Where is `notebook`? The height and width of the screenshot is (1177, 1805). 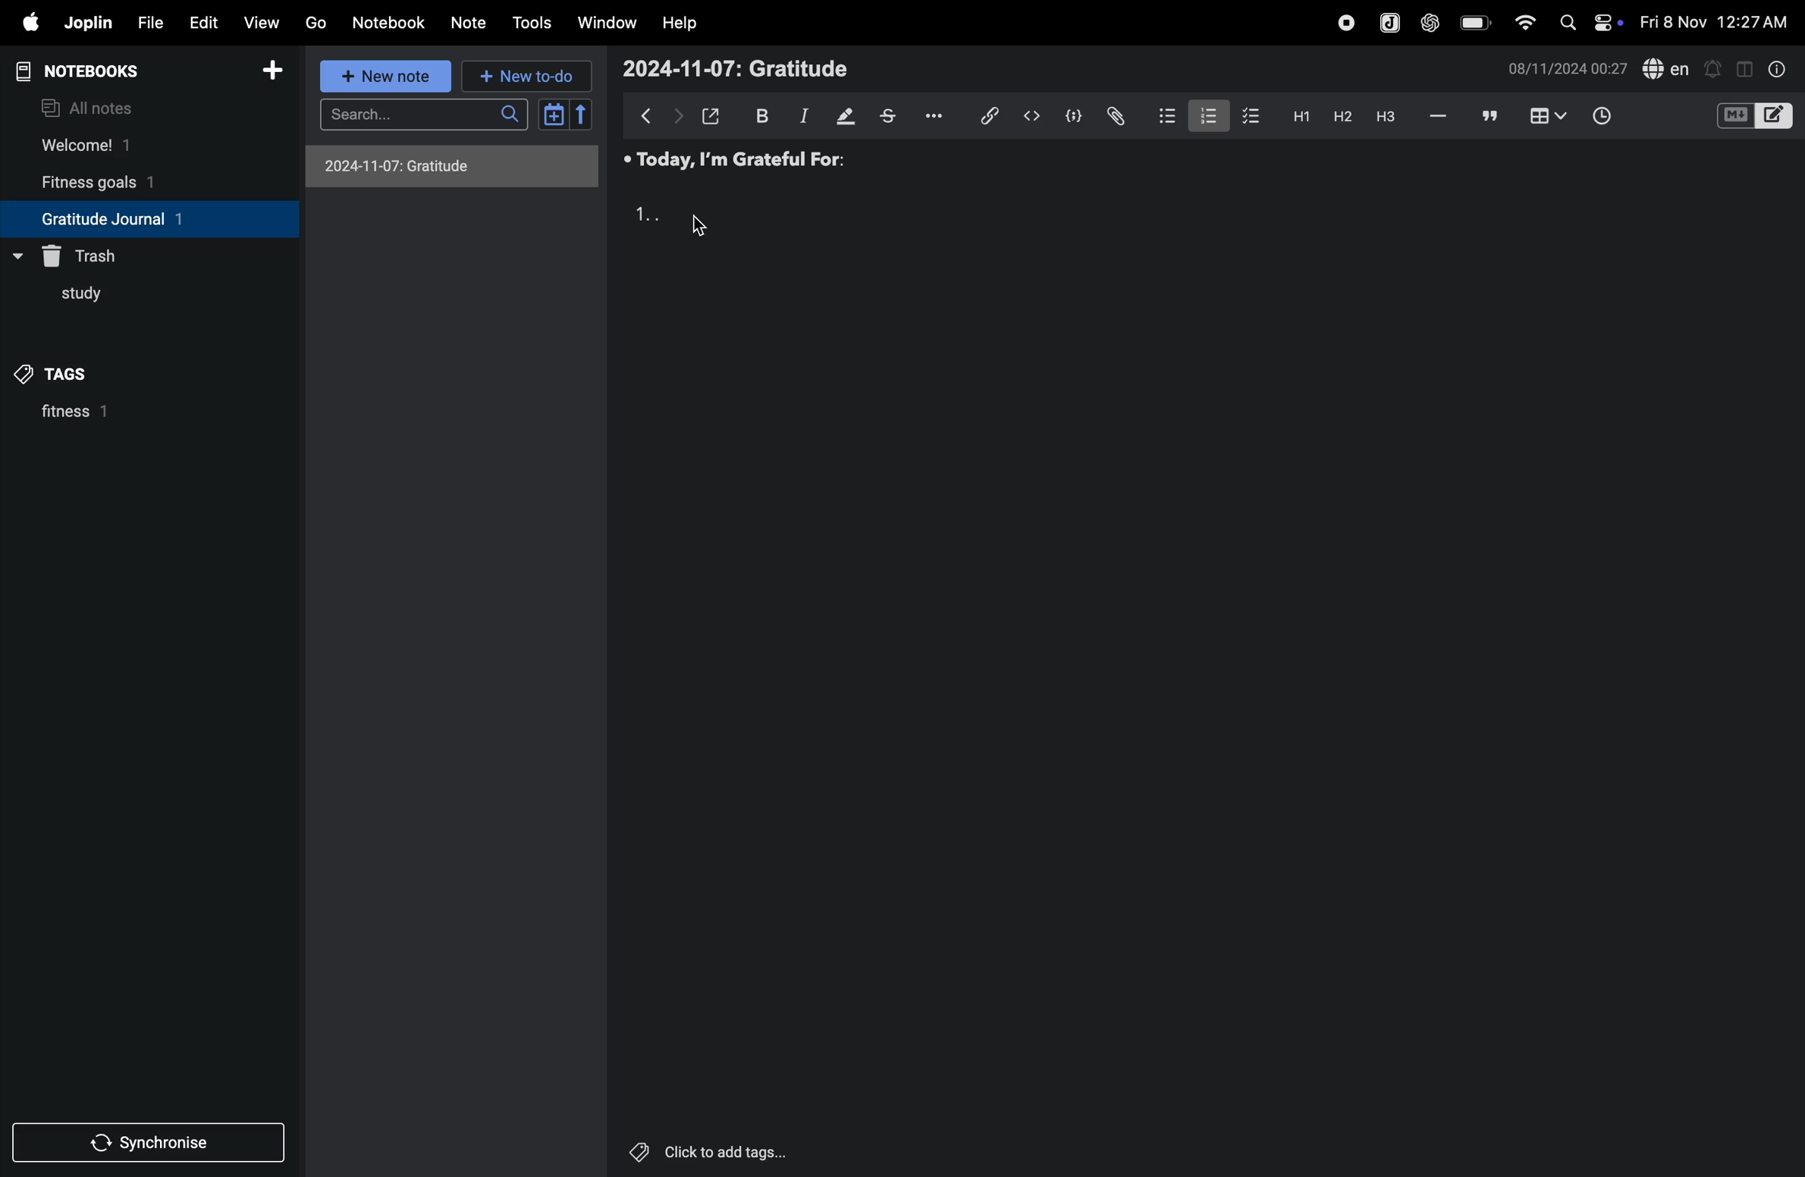 notebook is located at coordinates (390, 22).